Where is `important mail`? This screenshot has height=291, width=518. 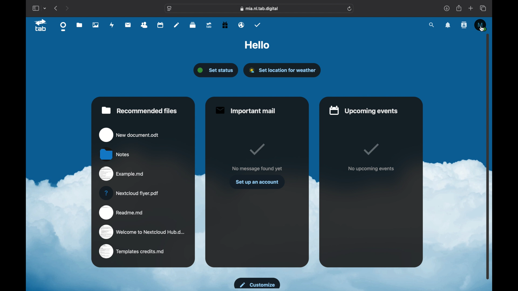 important mail is located at coordinates (245, 110).